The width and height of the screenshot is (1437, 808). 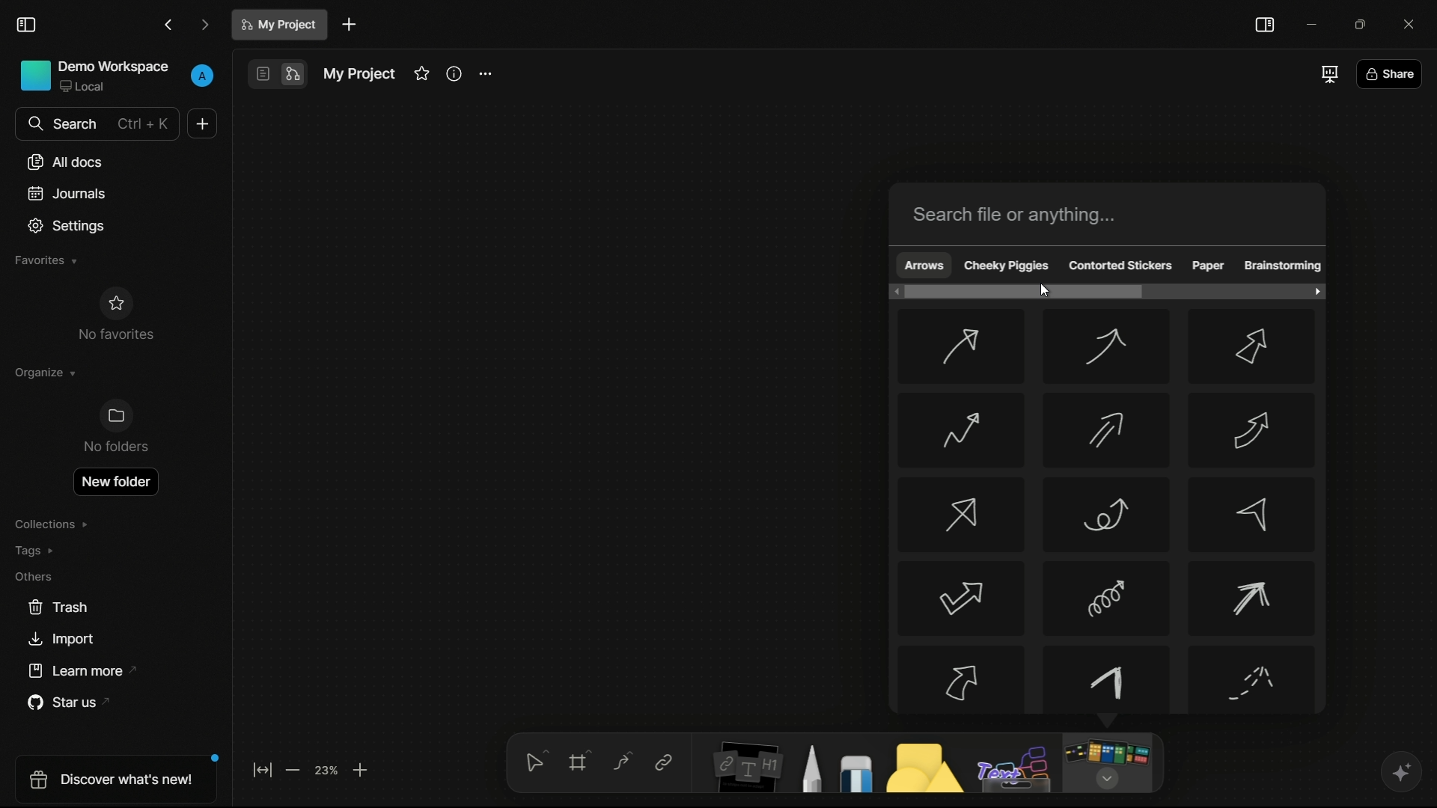 What do you see at coordinates (59, 607) in the screenshot?
I see `trash` at bounding box center [59, 607].